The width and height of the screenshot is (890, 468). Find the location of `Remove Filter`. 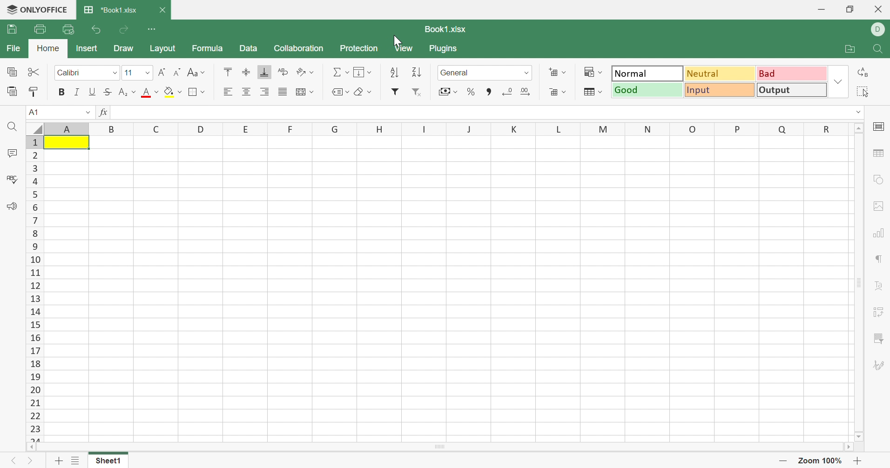

Remove Filter is located at coordinates (416, 91).